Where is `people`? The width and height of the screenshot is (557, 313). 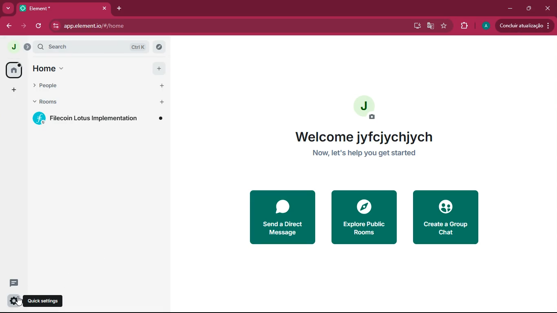
people is located at coordinates (84, 86).